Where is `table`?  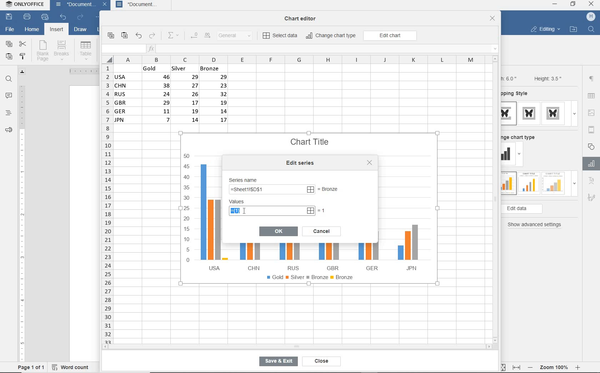
table is located at coordinates (592, 96).